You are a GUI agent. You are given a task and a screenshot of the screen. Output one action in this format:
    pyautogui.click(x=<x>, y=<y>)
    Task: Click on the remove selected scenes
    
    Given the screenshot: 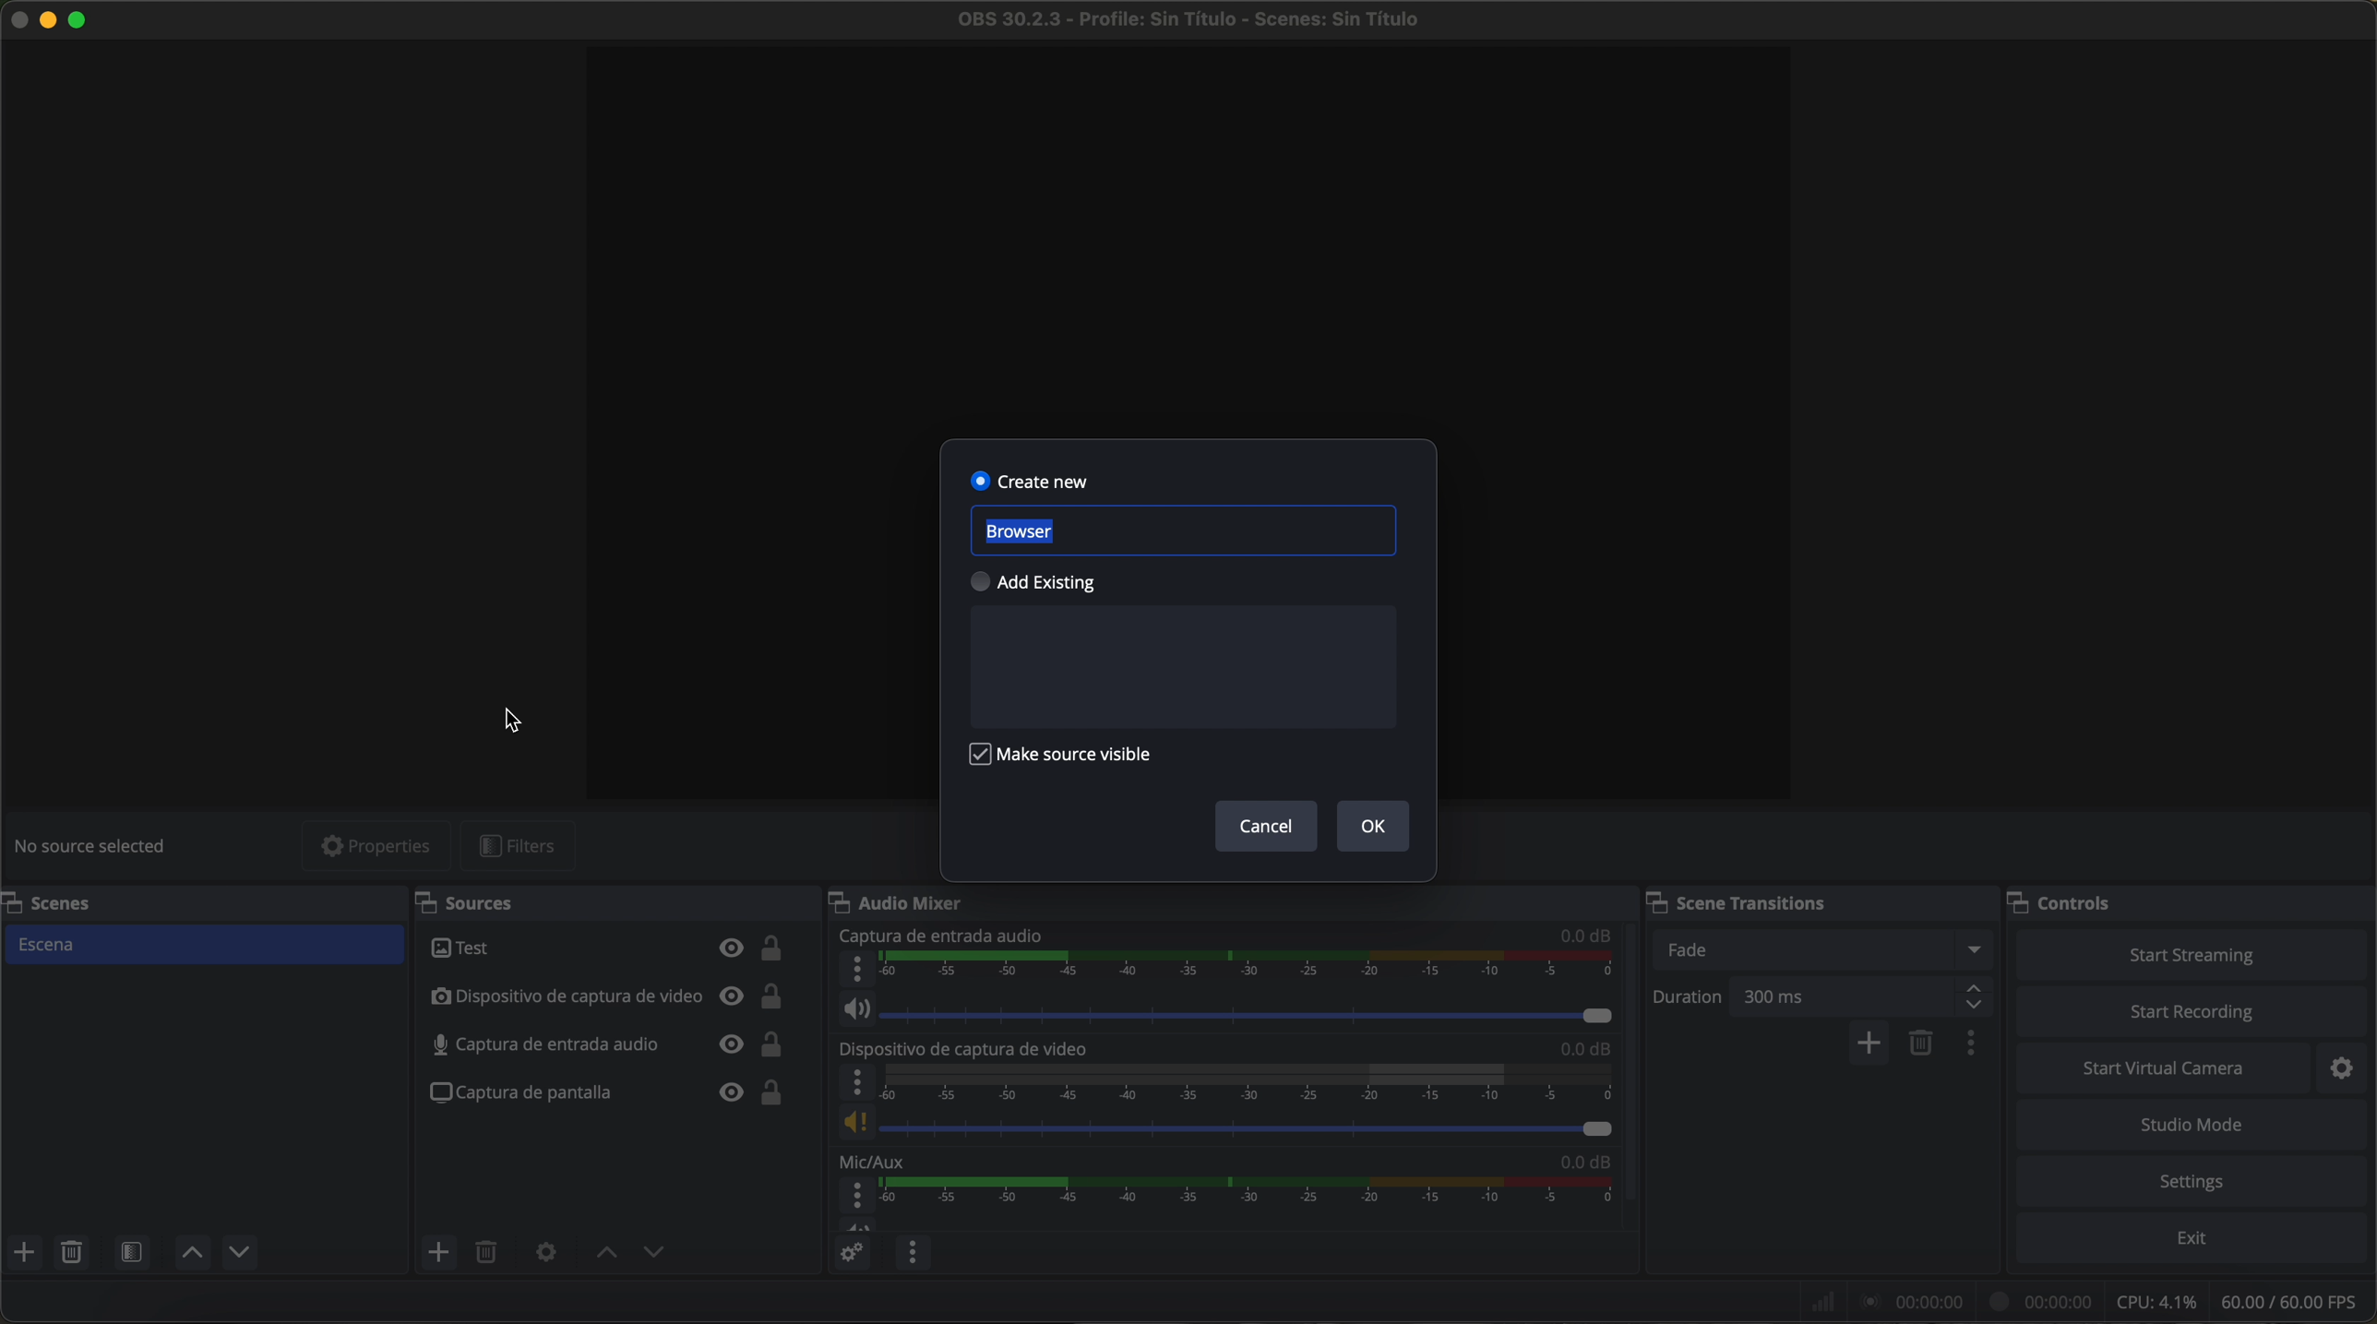 What is the action you would take?
    pyautogui.click(x=71, y=1252)
    